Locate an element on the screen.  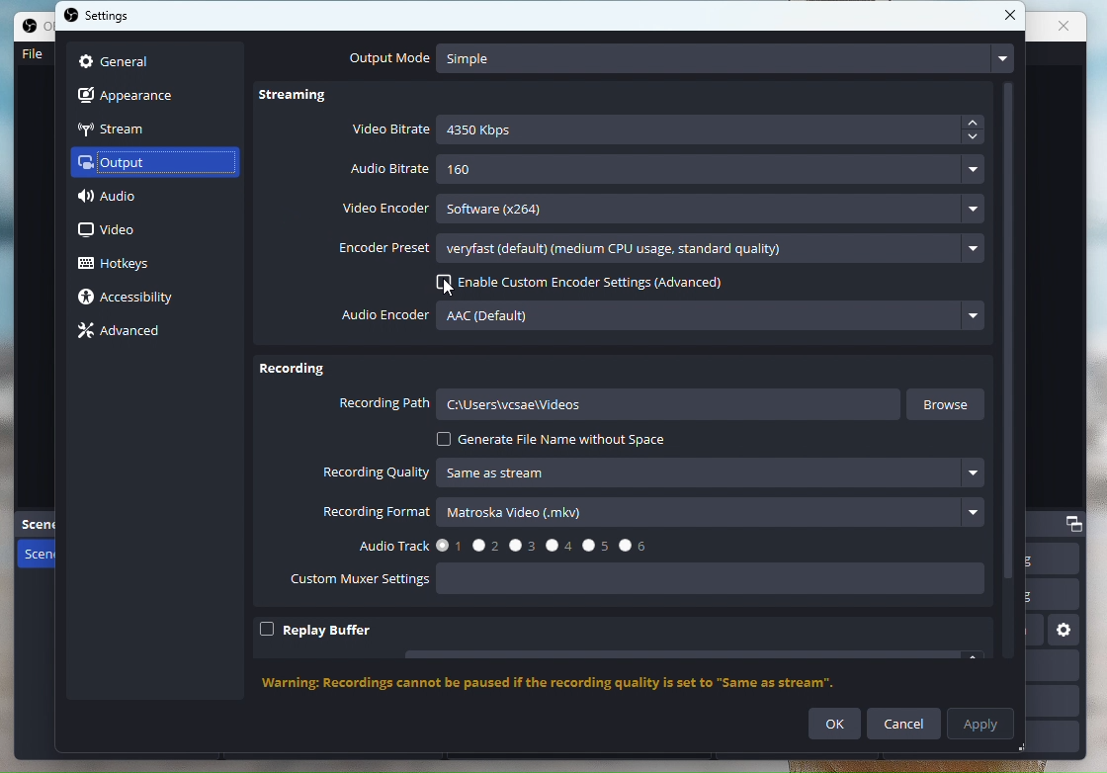
Audio is located at coordinates (129, 200).